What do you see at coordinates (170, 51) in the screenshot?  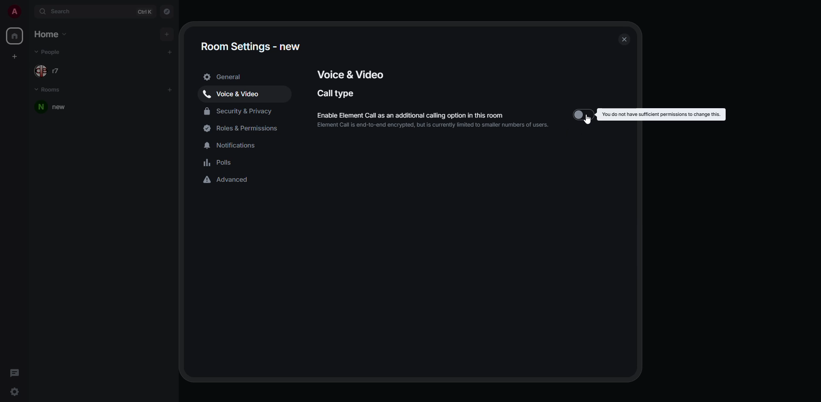 I see `add` at bounding box center [170, 51].